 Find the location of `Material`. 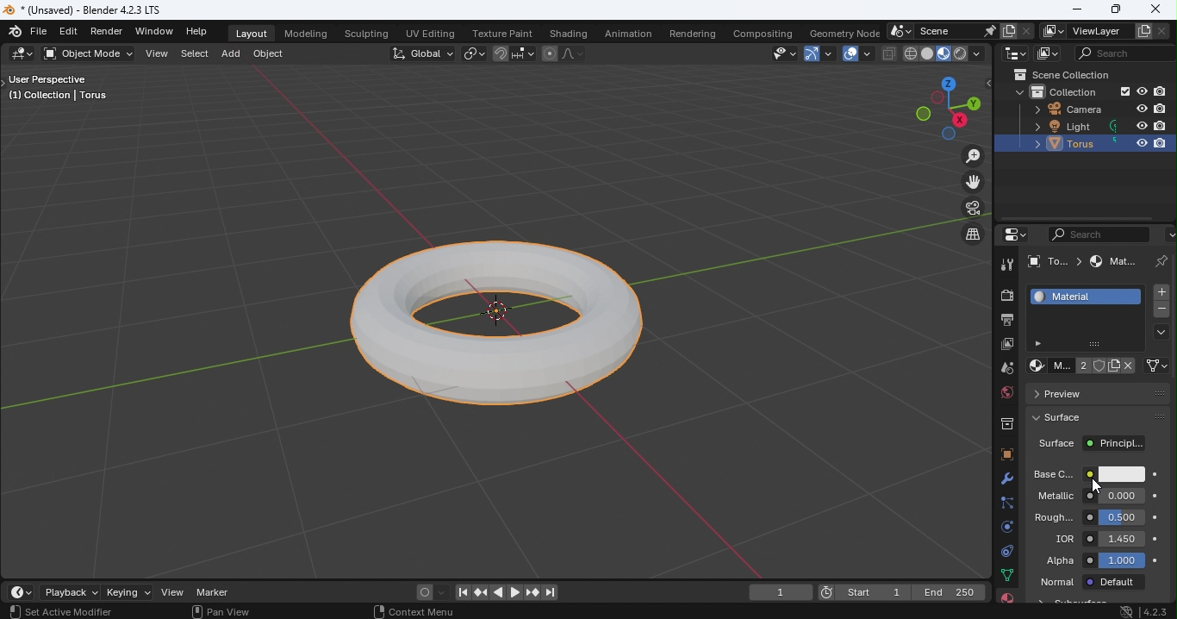

Material is located at coordinates (1068, 366).